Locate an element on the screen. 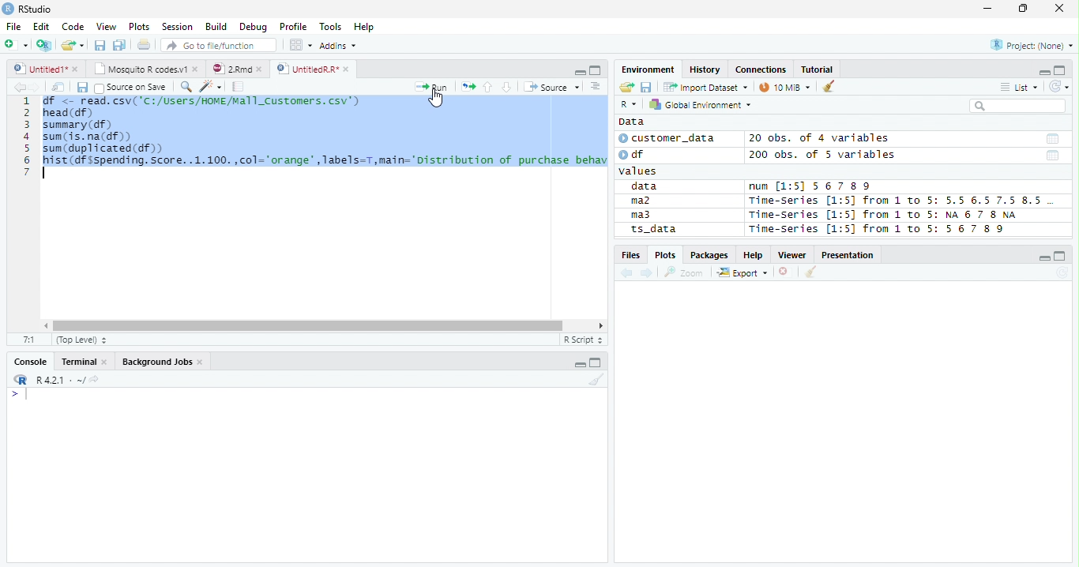 The width and height of the screenshot is (1079, 567). Re-run is located at coordinates (468, 88).